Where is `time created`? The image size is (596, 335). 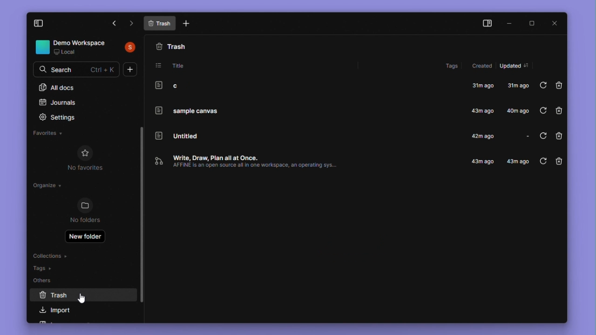
time created is located at coordinates (484, 111).